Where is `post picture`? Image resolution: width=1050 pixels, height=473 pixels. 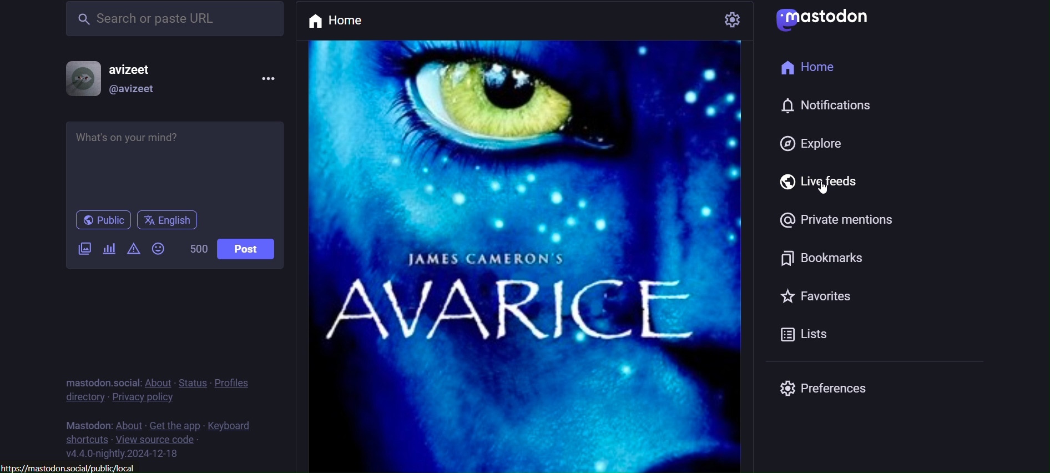
post picture is located at coordinates (528, 257).